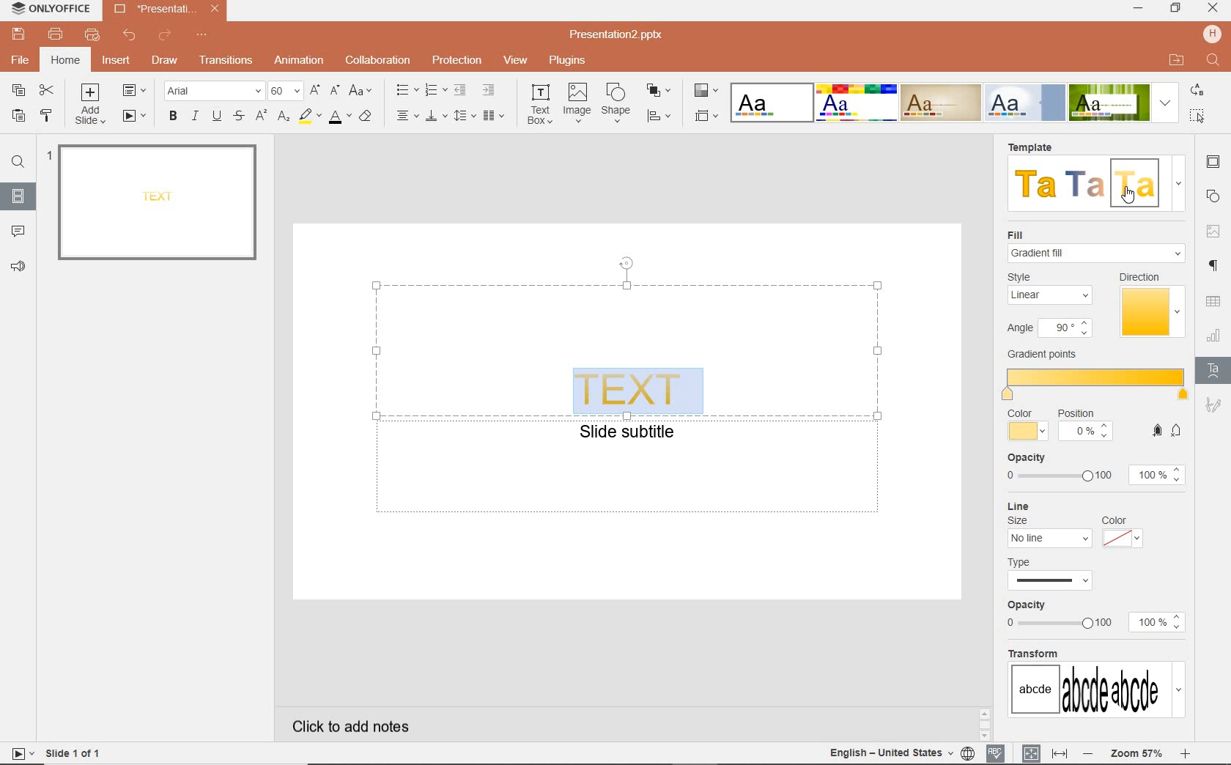 The image size is (1231, 765). I want to click on SYSTEM NAME, so click(48, 8).